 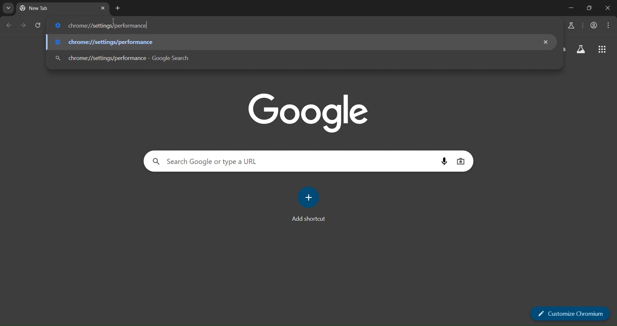 What do you see at coordinates (569, 7) in the screenshot?
I see `minimize` at bounding box center [569, 7].